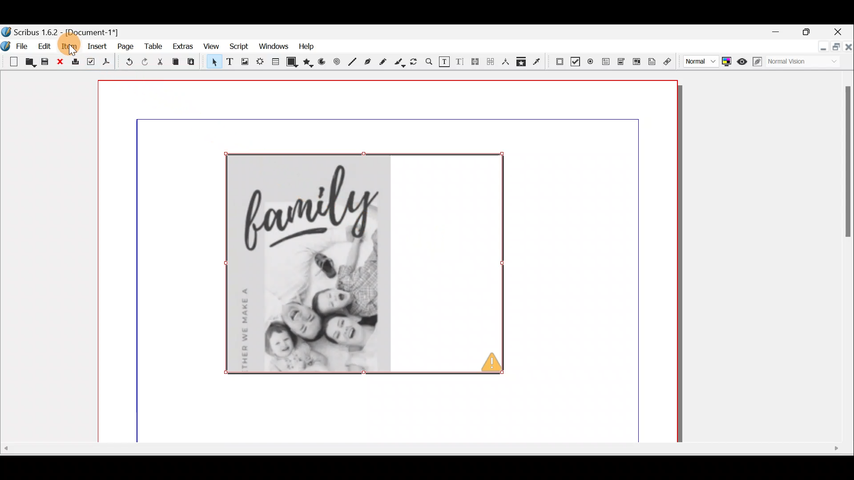 Image resolution: width=854 pixels, height=480 pixels. Describe the element at coordinates (385, 263) in the screenshot. I see `Canvas` at that location.